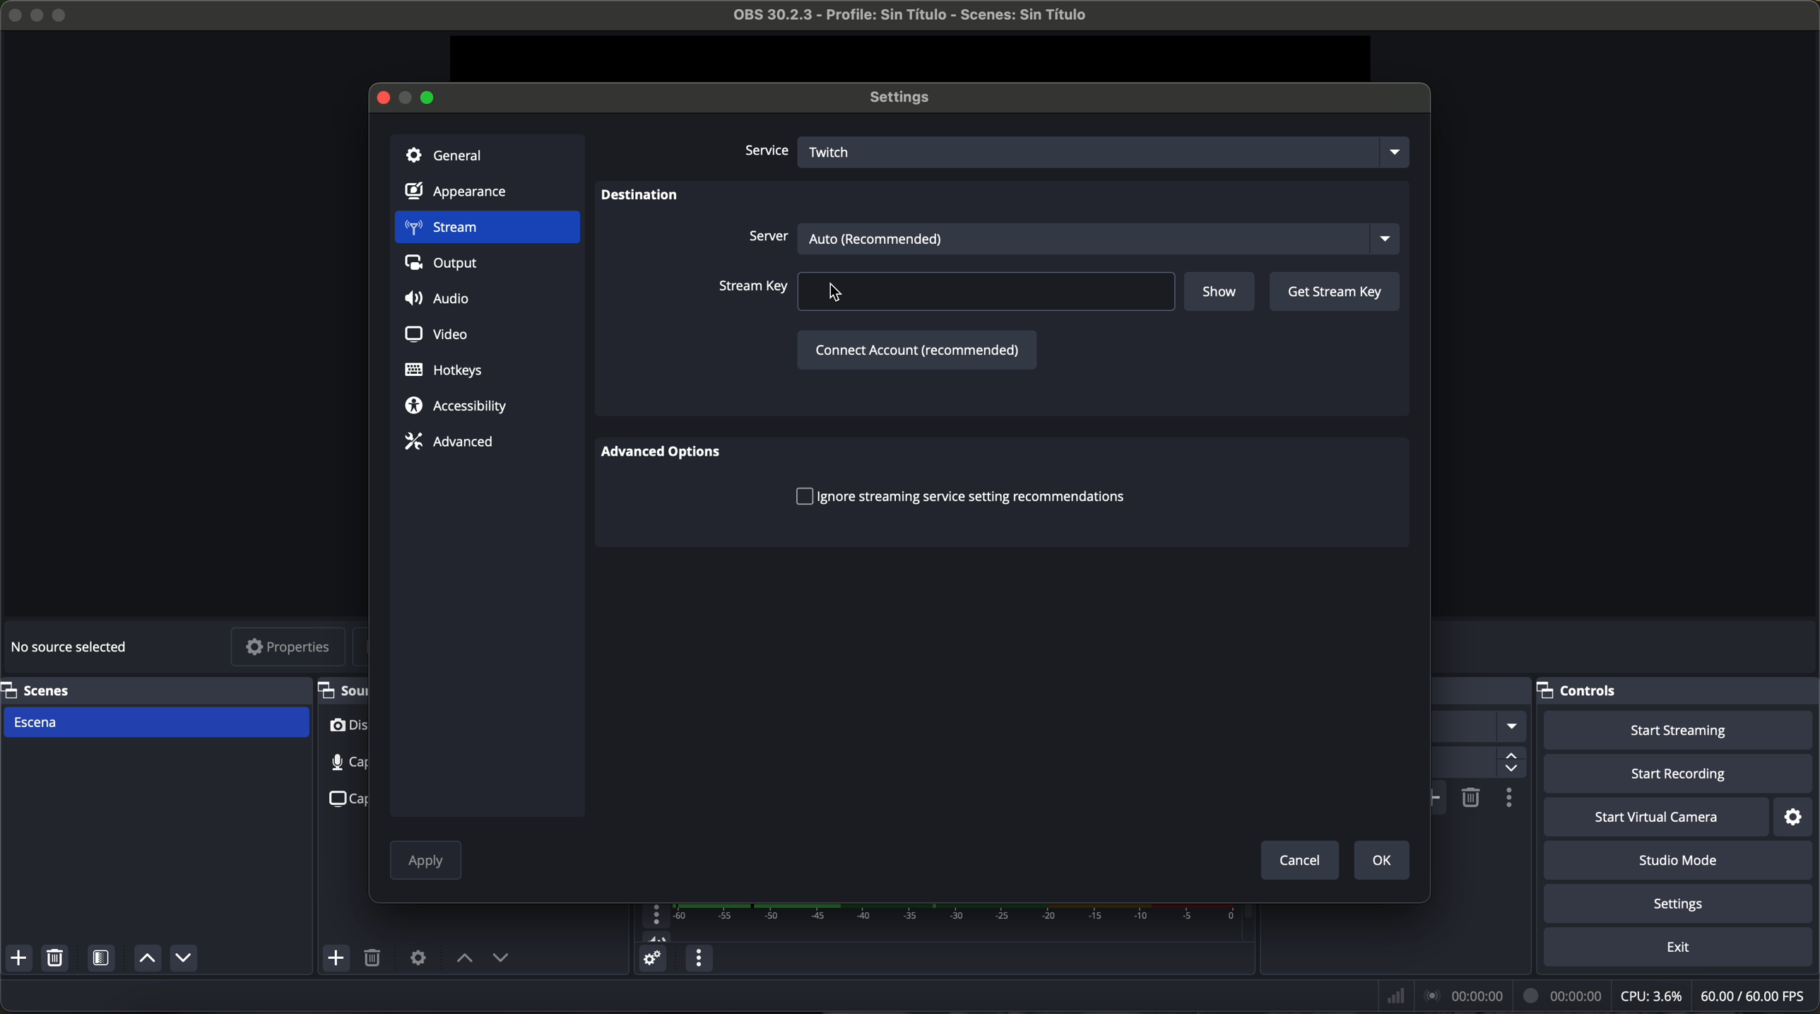 This screenshot has width=1820, height=1014. What do you see at coordinates (1070, 236) in the screenshot?
I see `server options` at bounding box center [1070, 236].